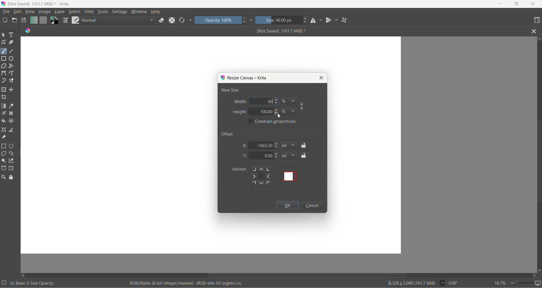  I want to click on decrement width, so click(278, 103).